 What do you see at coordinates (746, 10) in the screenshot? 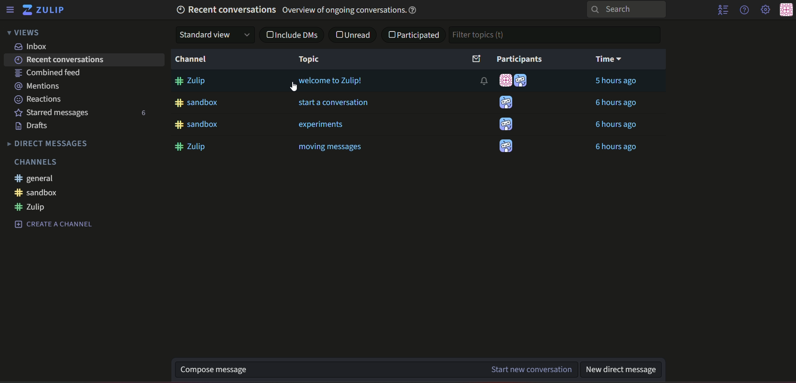
I see `help menu` at bounding box center [746, 10].